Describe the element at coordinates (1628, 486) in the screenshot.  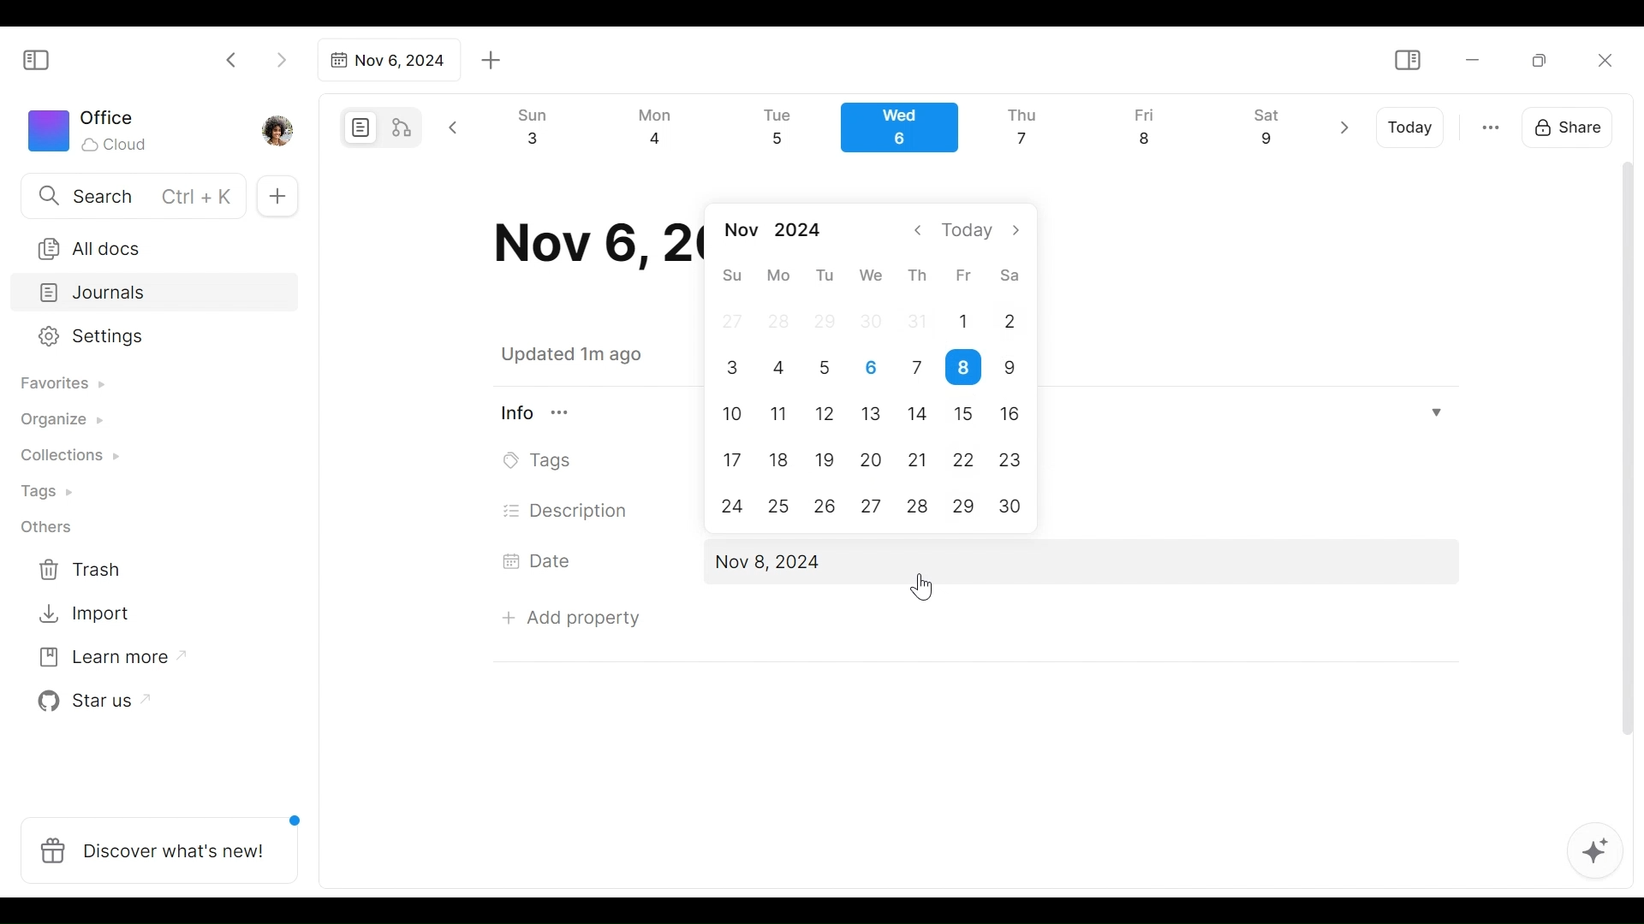
I see `vertical scrollbar` at that location.